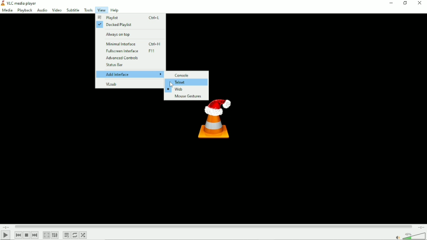 The height and width of the screenshot is (240, 427). I want to click on Status bar, so click(115, 65).